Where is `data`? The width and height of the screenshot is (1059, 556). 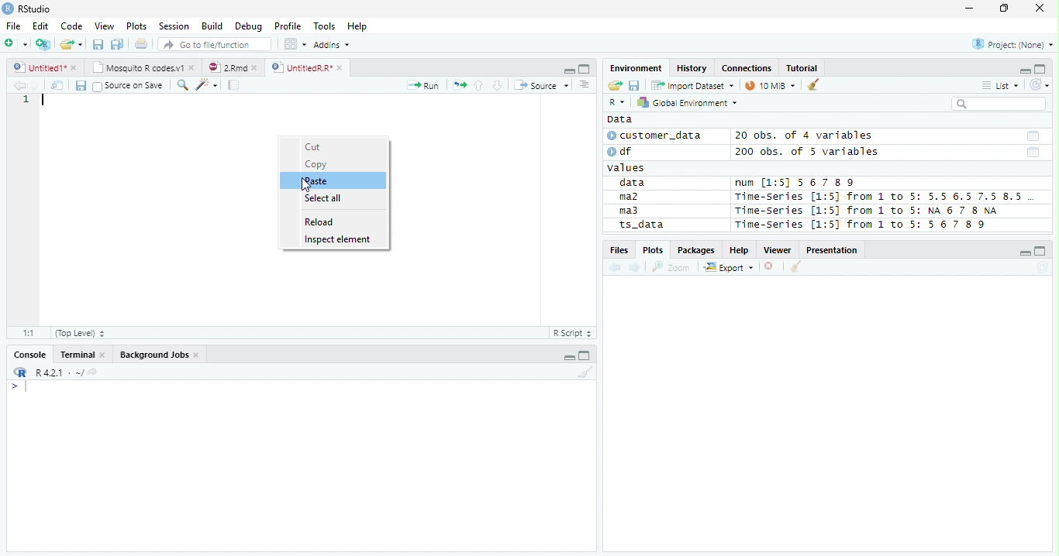 data is located at coordinates (635, 184).